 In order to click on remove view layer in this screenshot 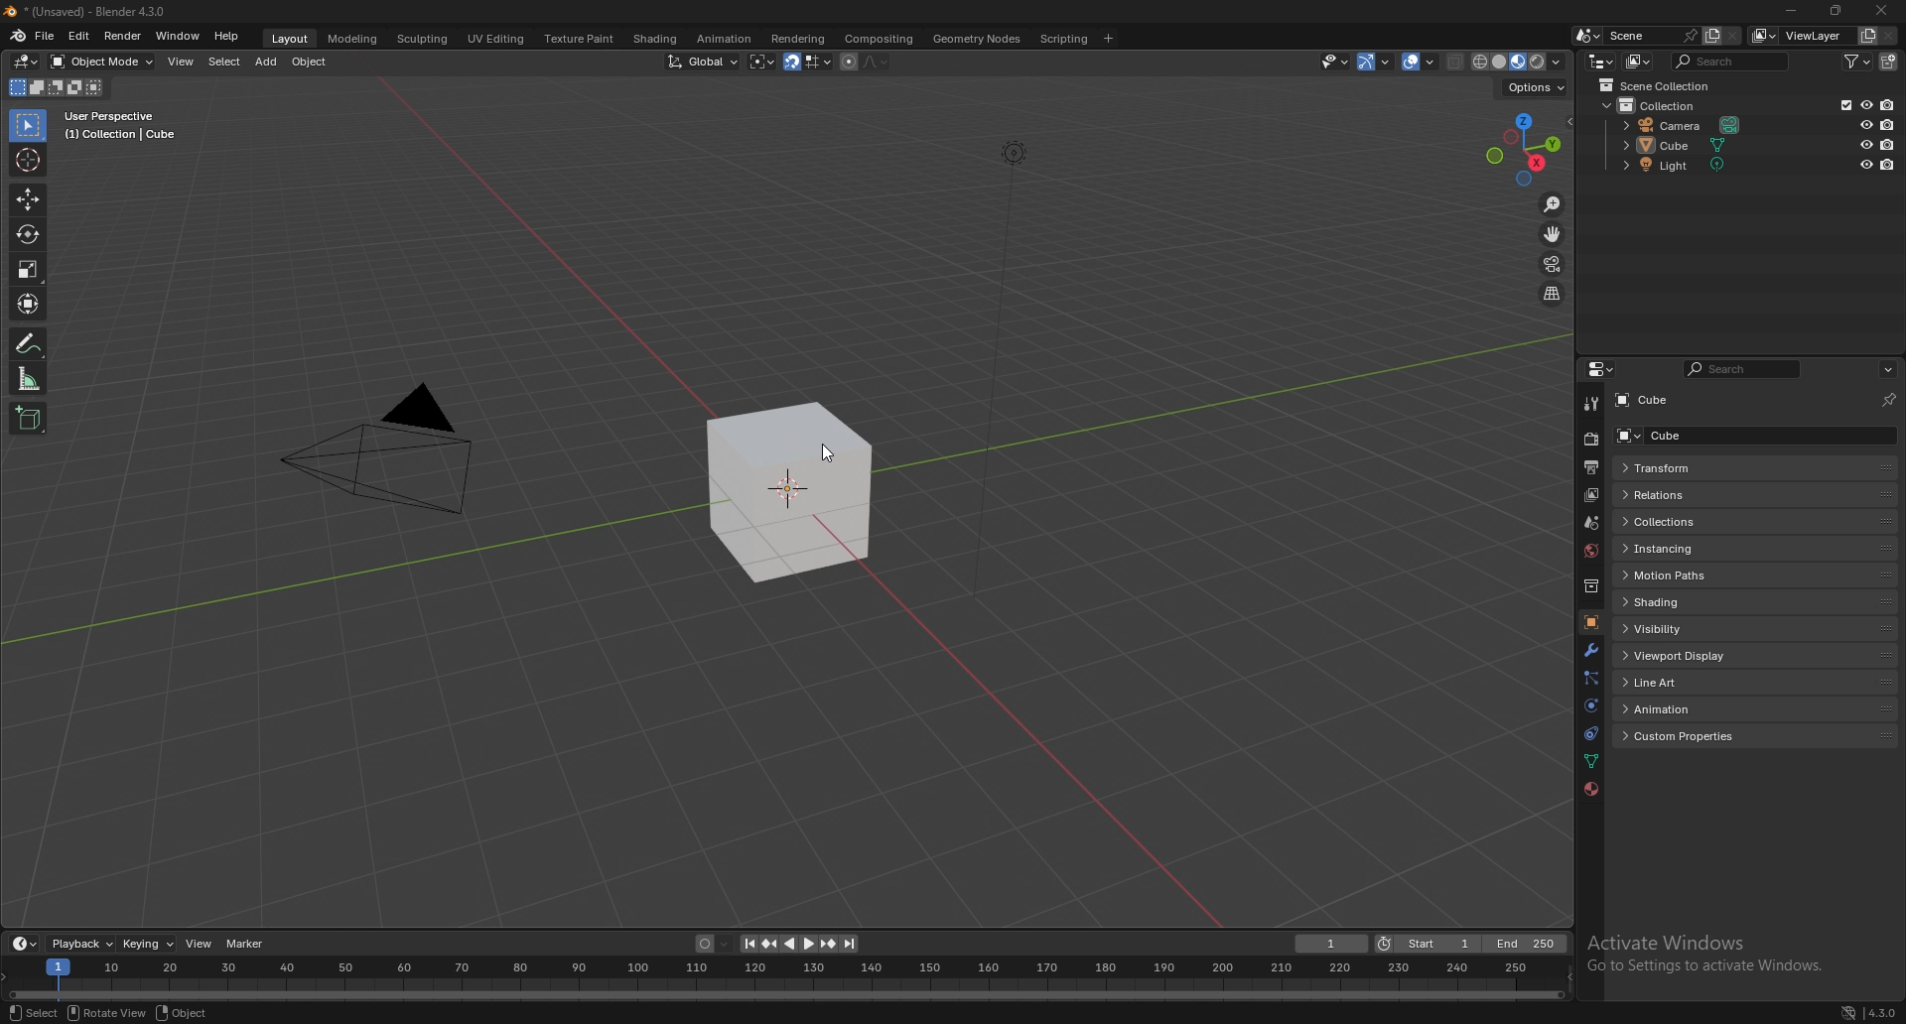, I will do `click(1890, 37)`.